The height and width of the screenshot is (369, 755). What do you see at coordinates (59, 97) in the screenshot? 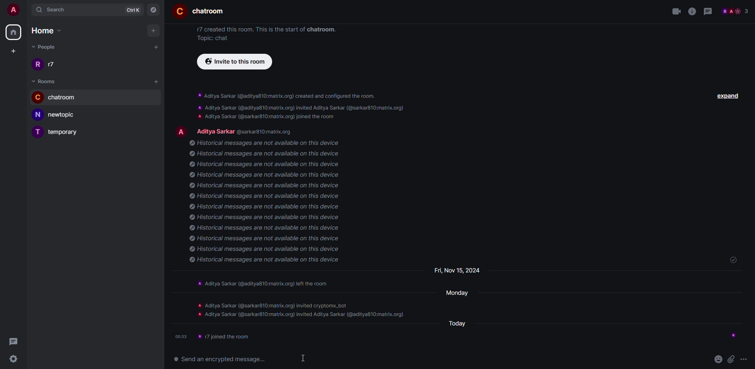
I see `chatroom` at bounding box center [59, 97].